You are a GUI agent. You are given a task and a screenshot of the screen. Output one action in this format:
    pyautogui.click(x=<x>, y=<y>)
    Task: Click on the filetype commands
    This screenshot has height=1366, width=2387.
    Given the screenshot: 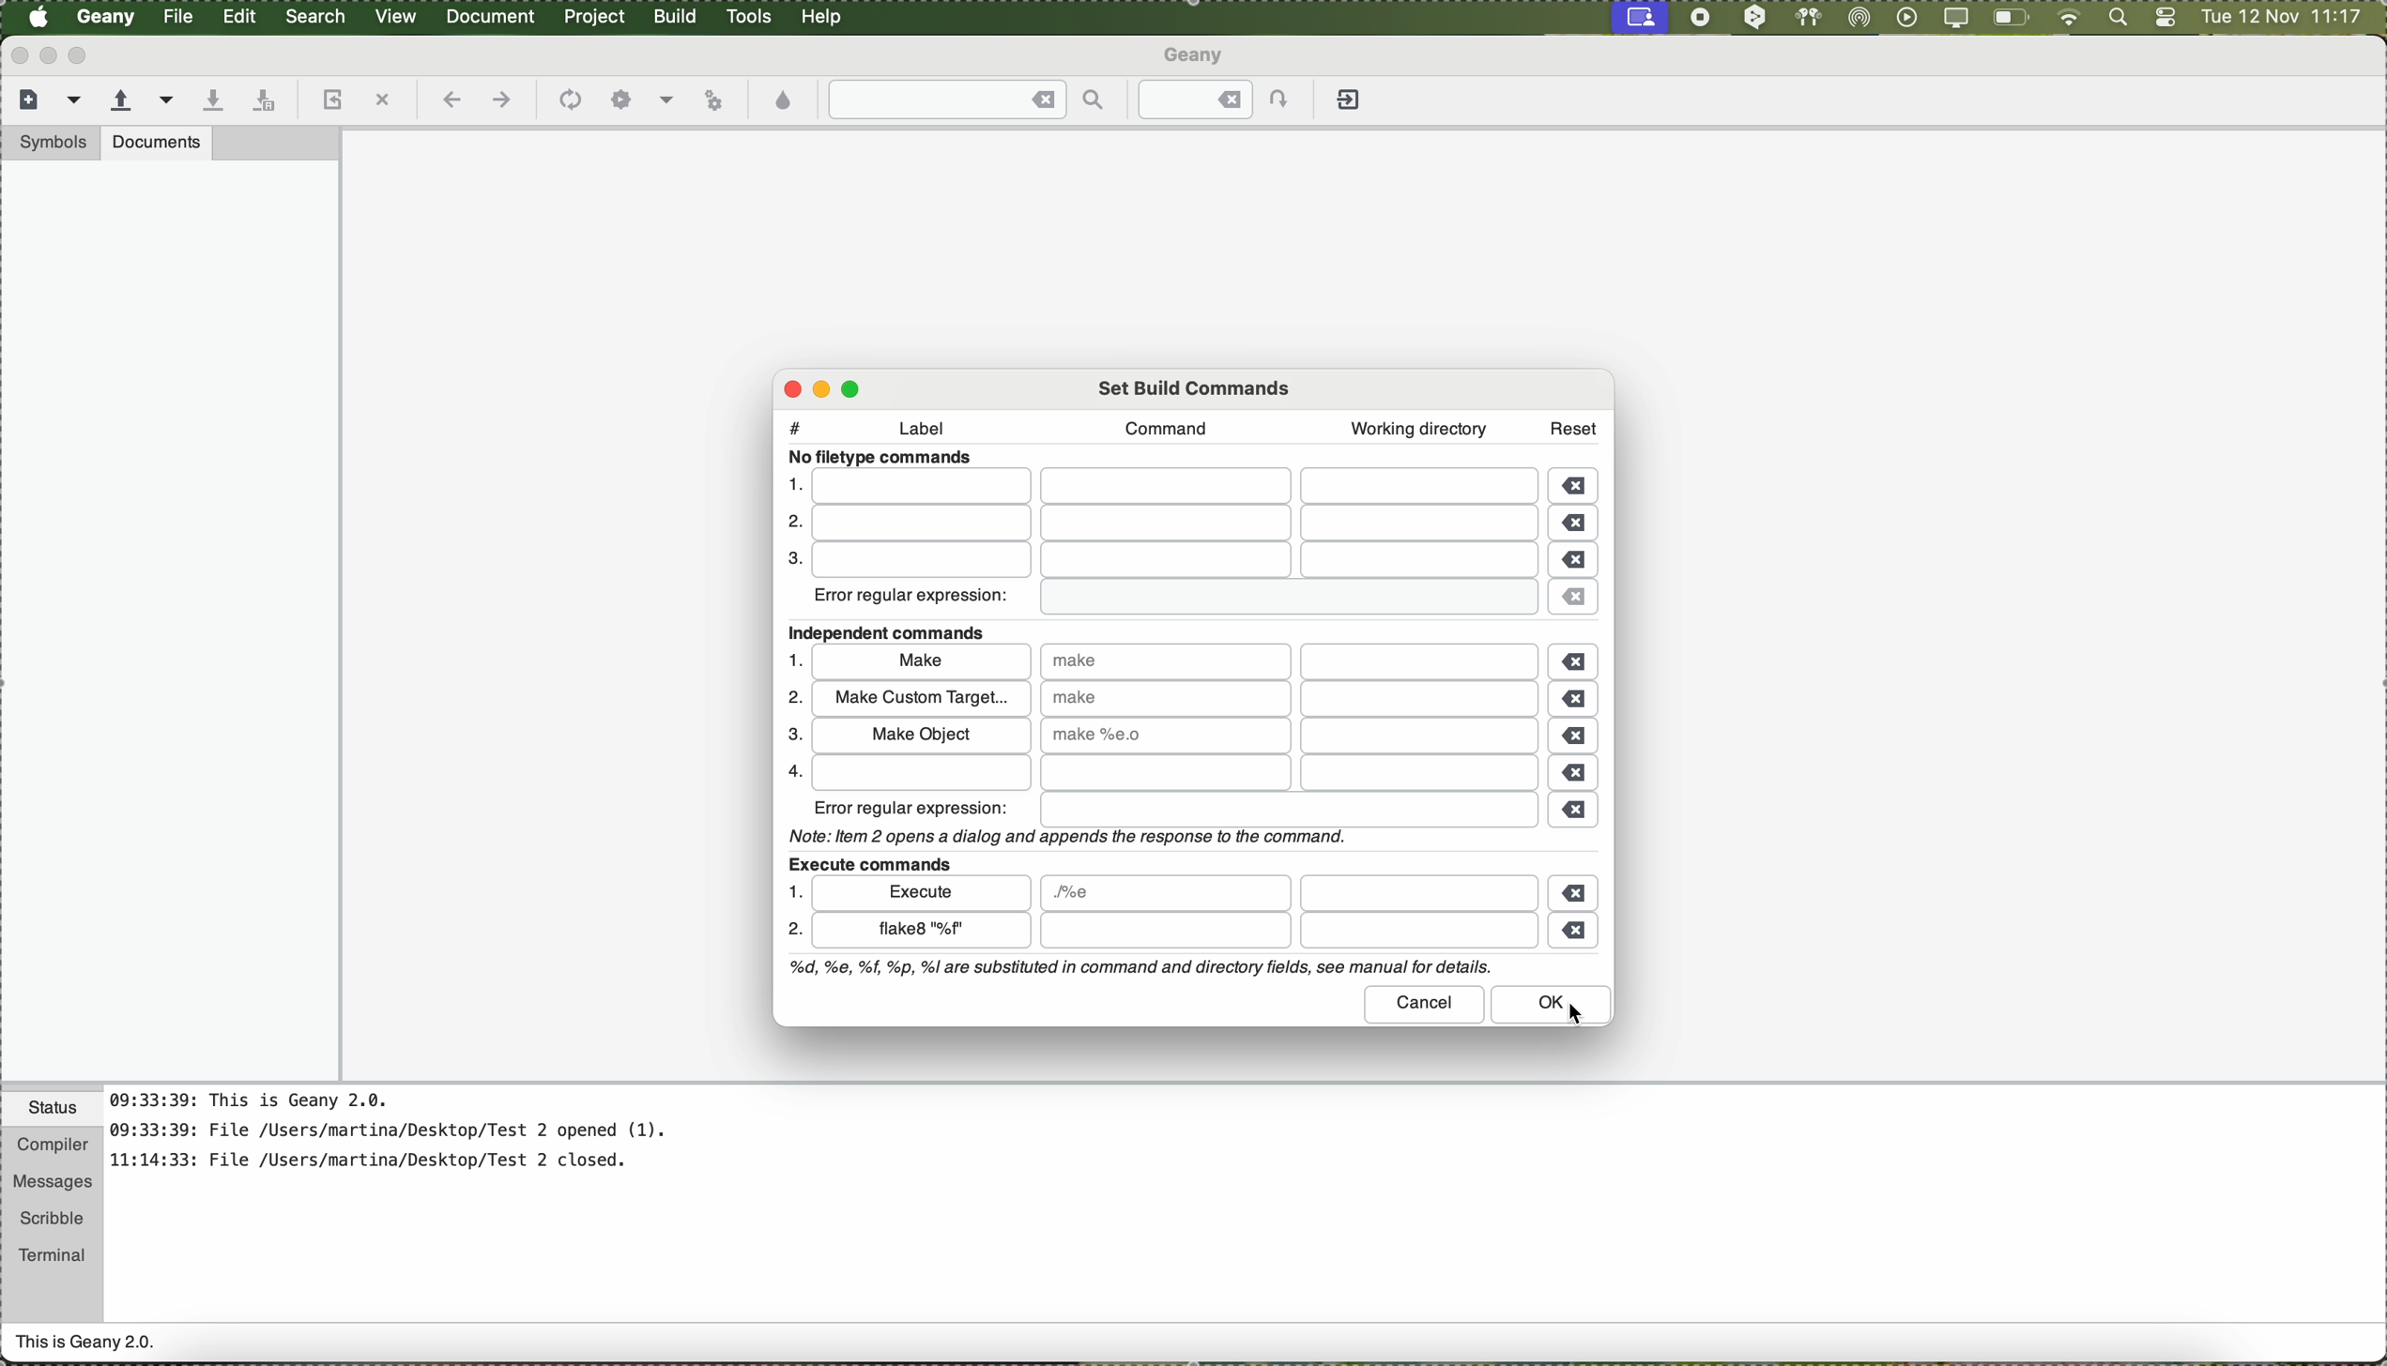 What is the action you would take?
    pyautogui.click(x=886, y=458)
    